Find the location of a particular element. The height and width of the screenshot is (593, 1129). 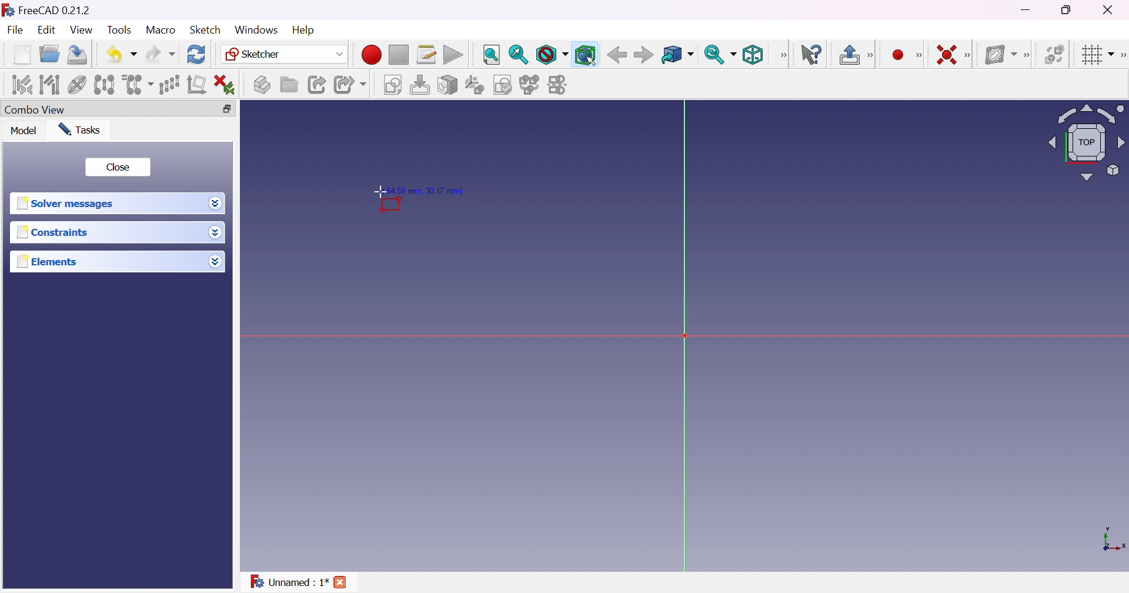

Reorient sketch... is located at coordinates (473, 85).